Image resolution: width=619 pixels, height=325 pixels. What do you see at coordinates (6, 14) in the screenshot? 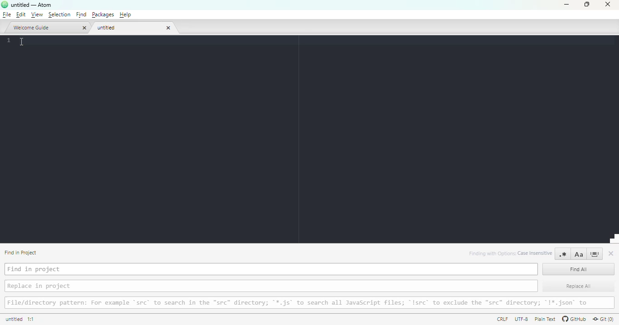
I see `file` at bounding box center [6, 14].